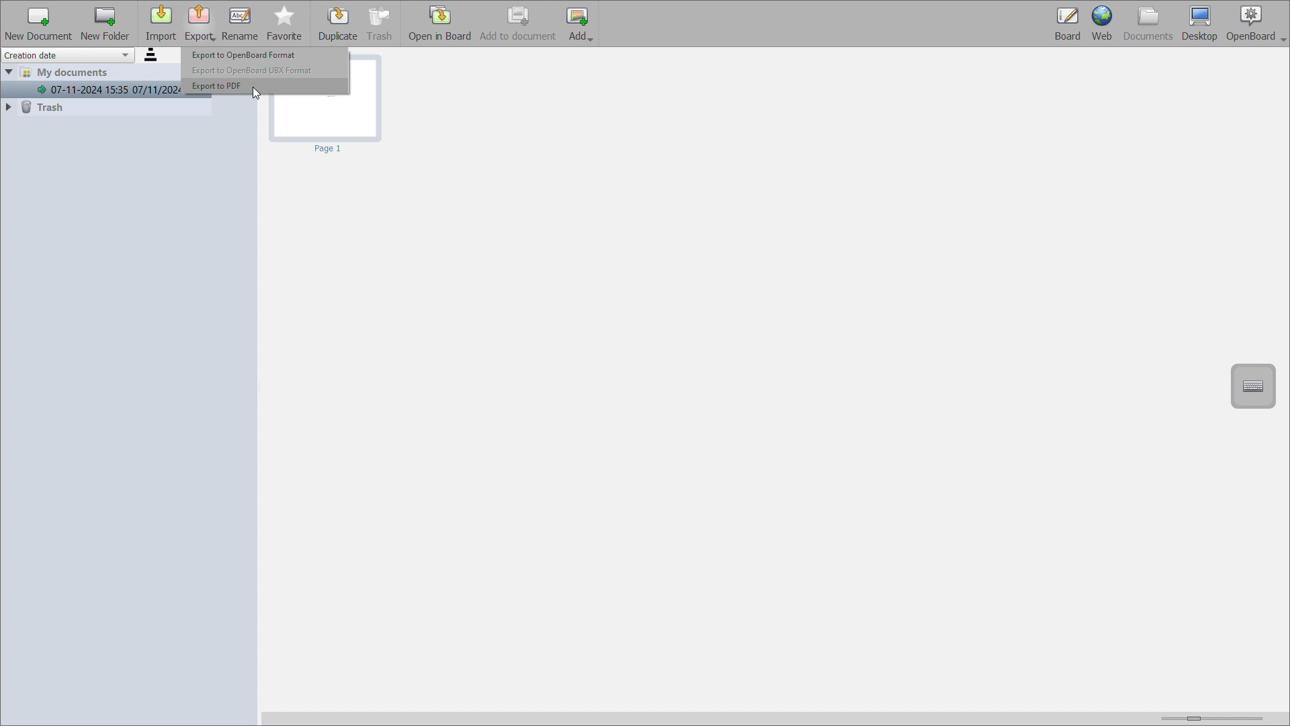 The width and height of the screenshot is (1290, 726). What do you see at coordinates (80, 73) in the screenshot?
I see `my documents` at bounding box center [80, 73].